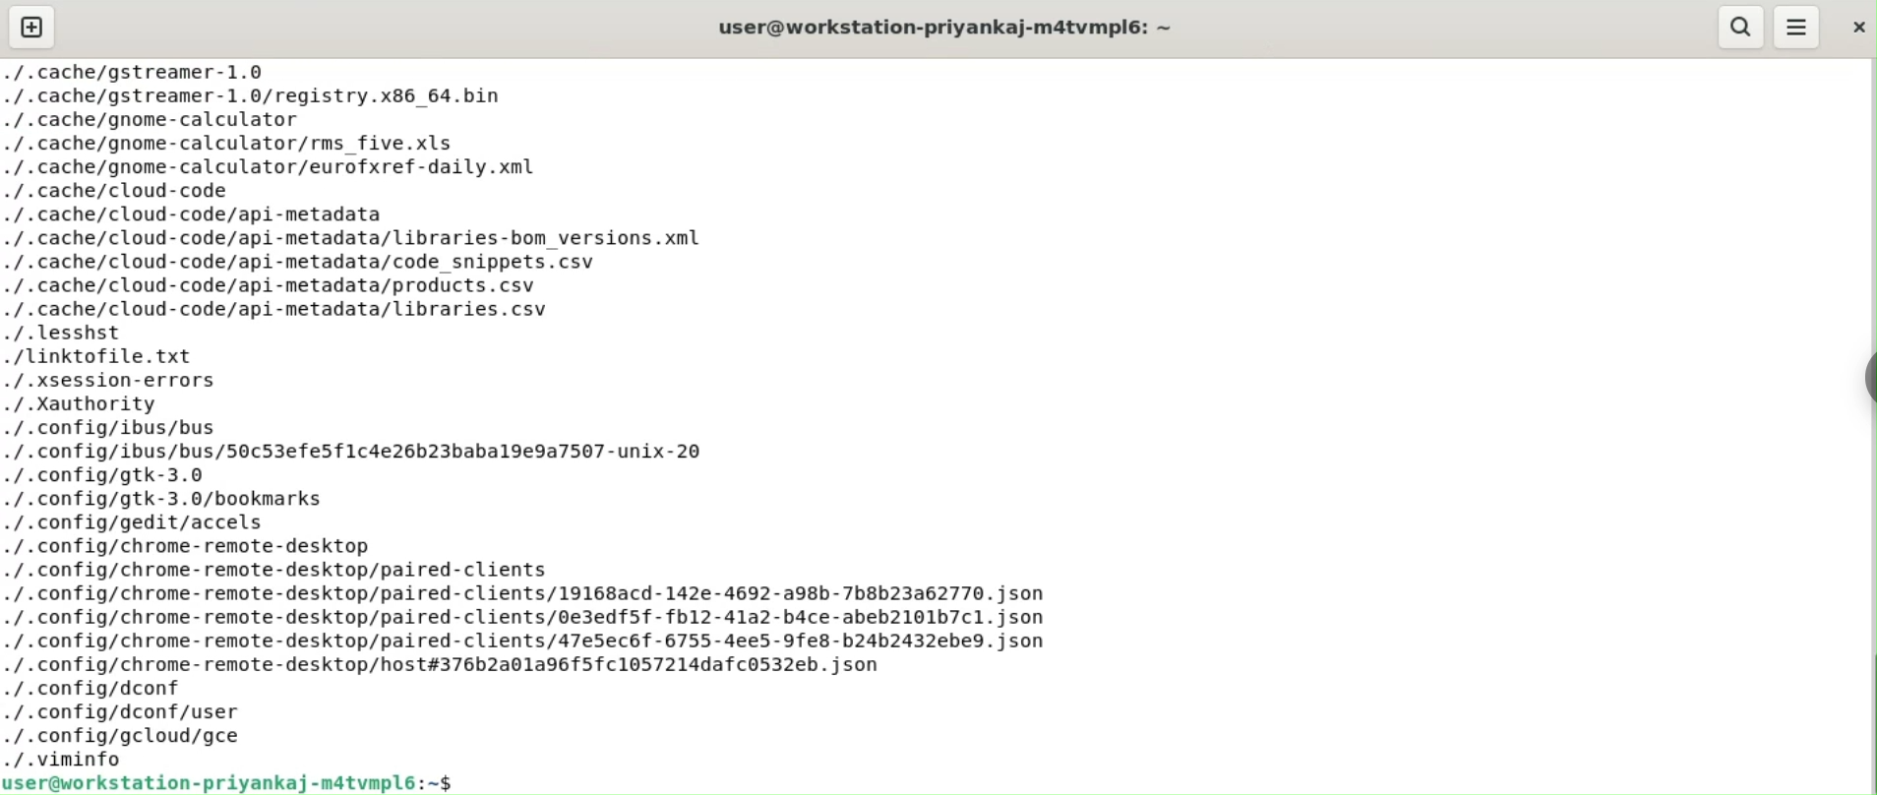 The width and height of the screenshot is (1877, 795). Describe the element at coordinates (1857, 27) in the screenshot. I see `close` at that location.